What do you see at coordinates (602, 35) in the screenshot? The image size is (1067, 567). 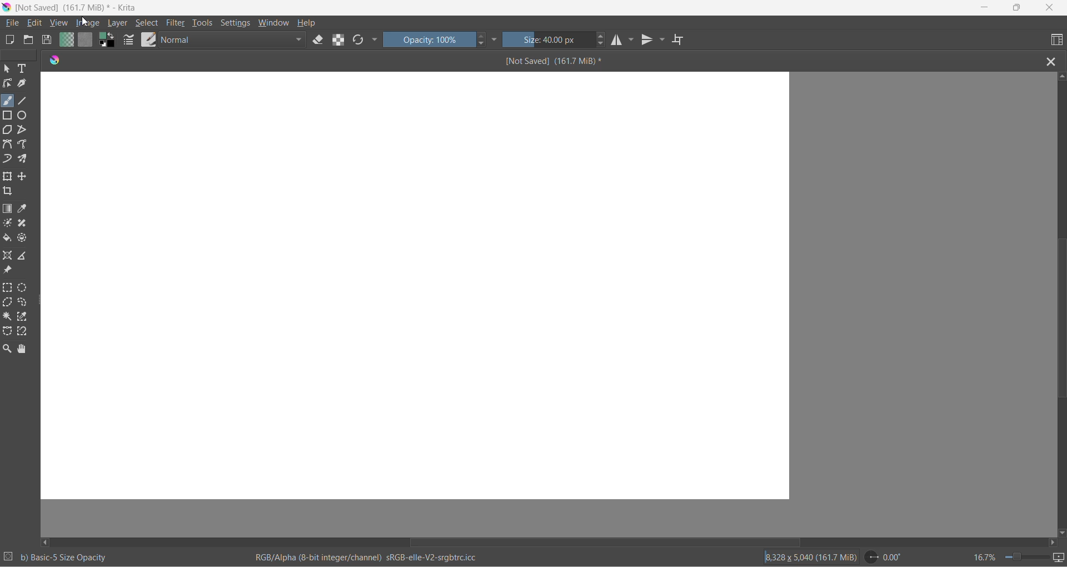 I see `increment size` at bounding box center [602, 35].